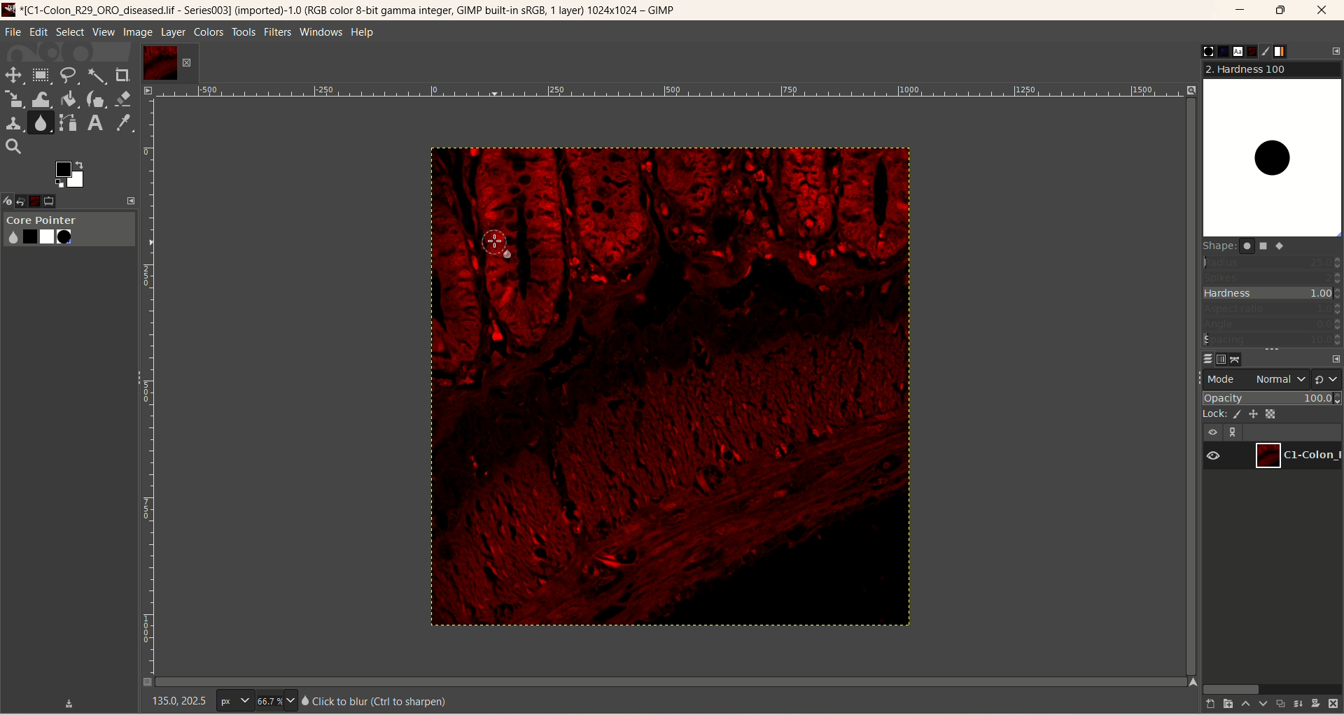  What do you see at coordinates (356, 12) in the screenshot?
I see `title` at bounding box center [356, 12].